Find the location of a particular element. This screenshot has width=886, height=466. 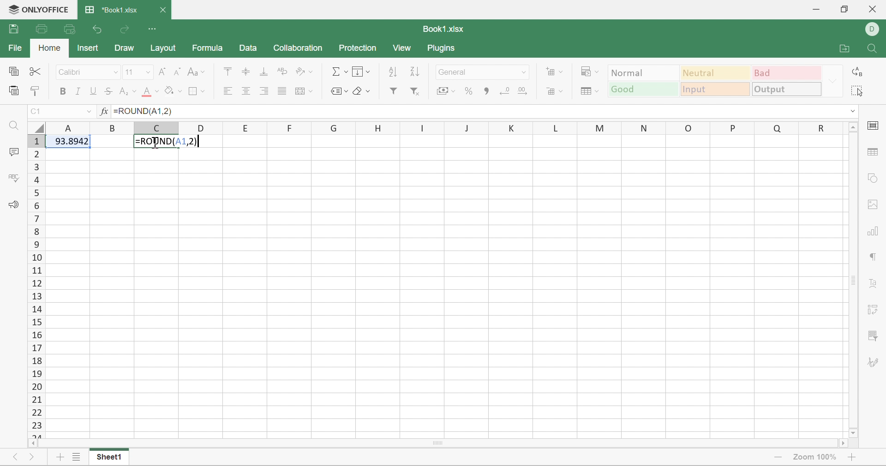

Scroll Left is located at coordinates (34, 444).